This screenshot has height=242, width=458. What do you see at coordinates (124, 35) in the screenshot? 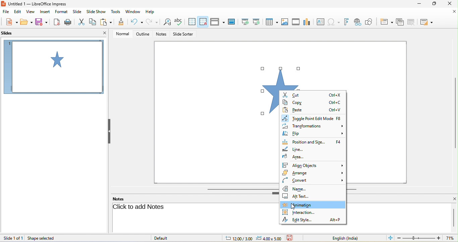
I see `normal` at bounding box center [124, 35].